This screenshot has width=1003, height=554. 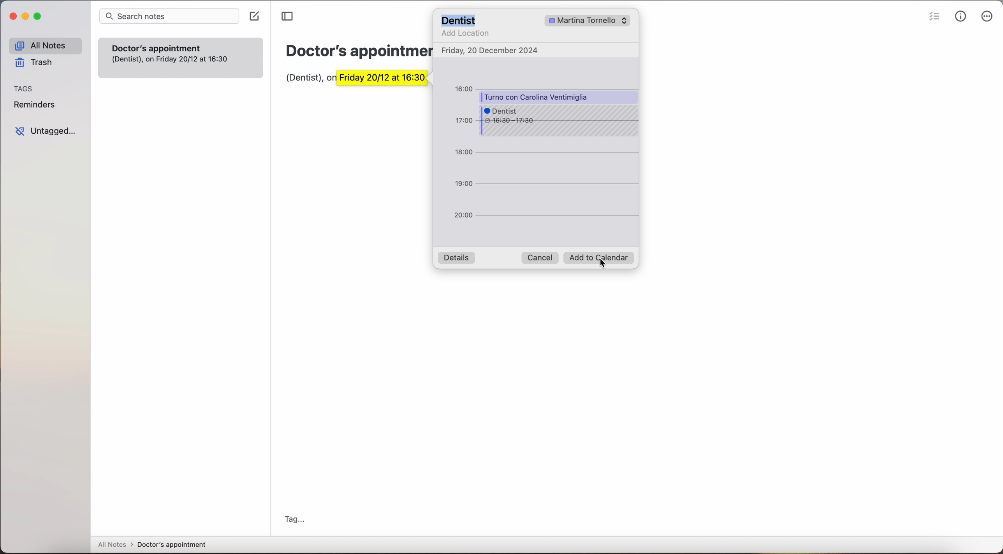 What do you see at coordinates (254, 16) in the screenshot?
I see `create note` at bounding box center [254, 16].